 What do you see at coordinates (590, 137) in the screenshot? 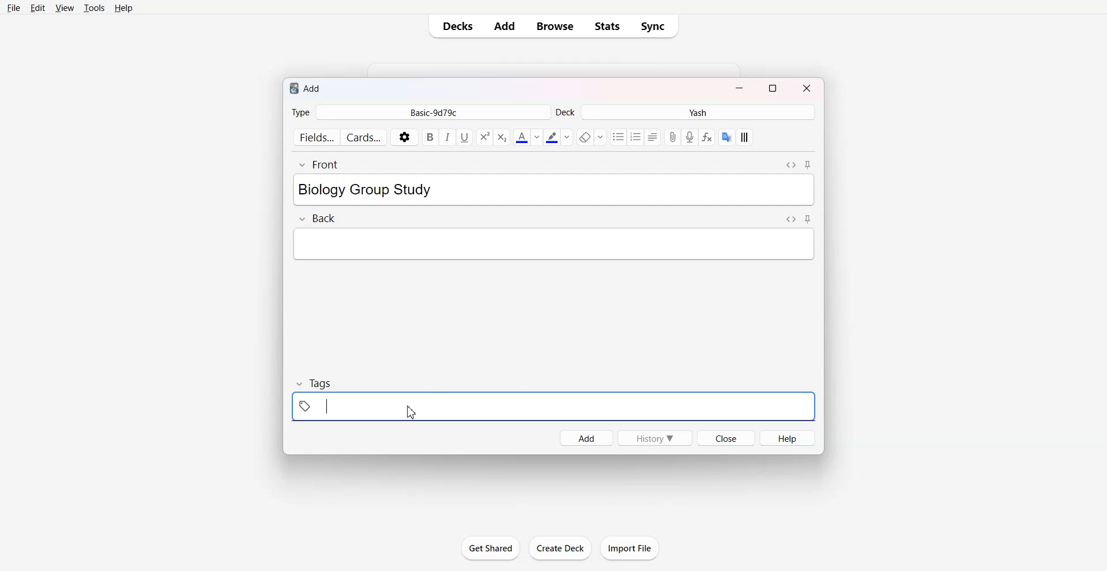
I see `Remove Format` at bounding box center [590, 137].